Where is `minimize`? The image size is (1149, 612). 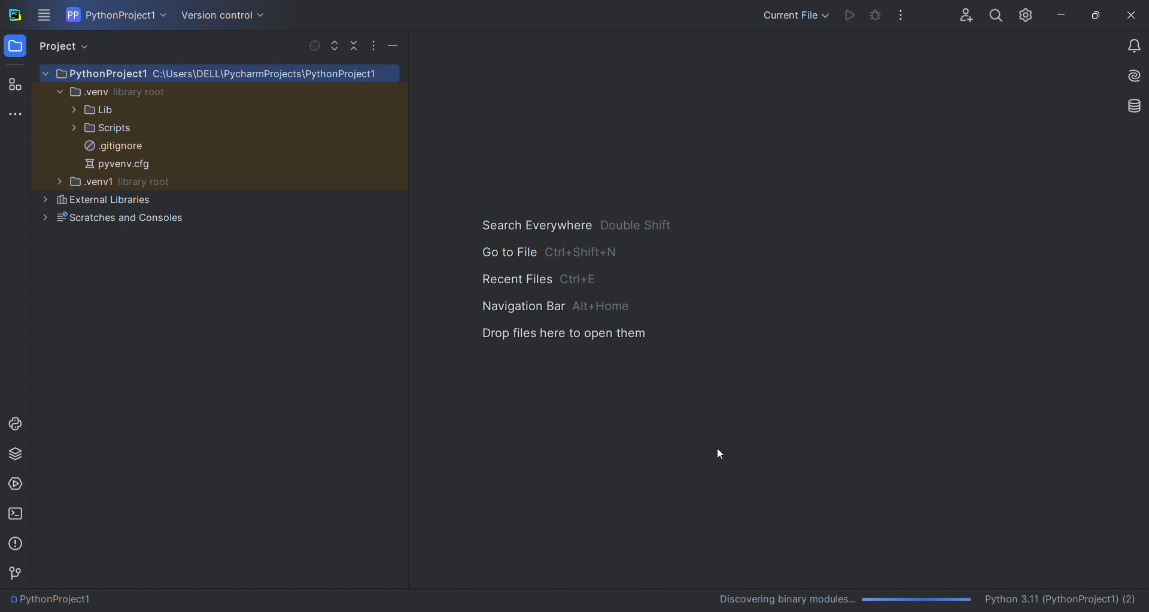 minimize is located at coordinates (1059, 14).